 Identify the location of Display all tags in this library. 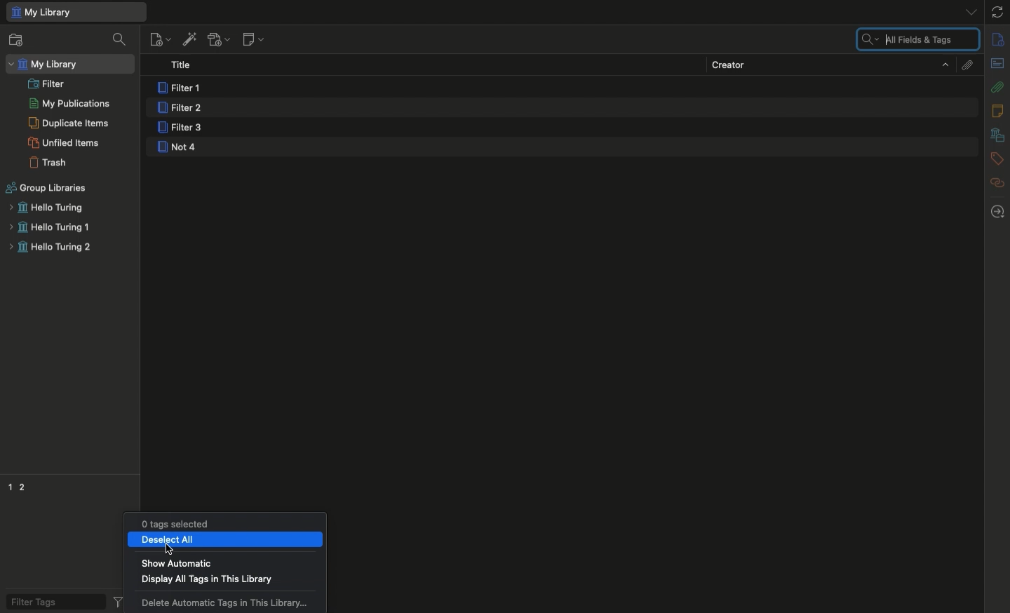
(206, 581).